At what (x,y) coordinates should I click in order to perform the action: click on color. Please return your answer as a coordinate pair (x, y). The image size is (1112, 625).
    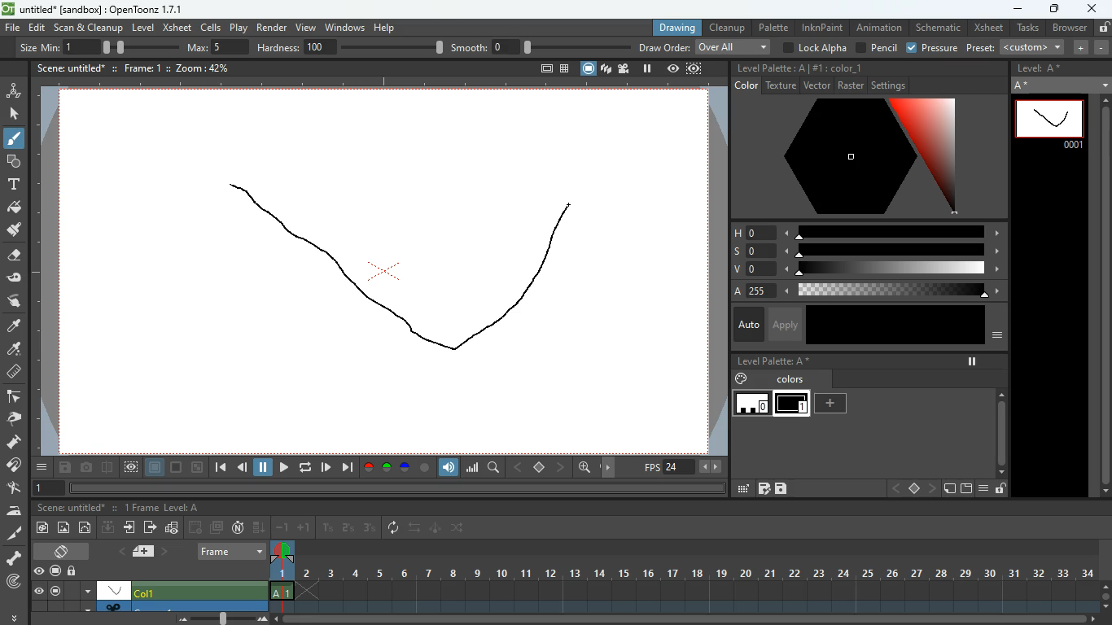
    Looking at the image, I should click on (845, 67).